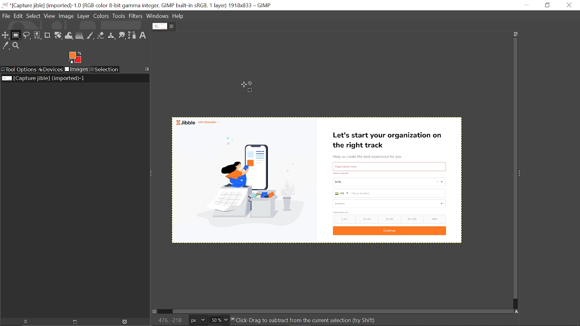 This screenshot has height=326, width=580. What do you see at coordinates (156, 312) in the screenshot?
I see `Toggle quick mask on/off` at bounding box center [156, 312].